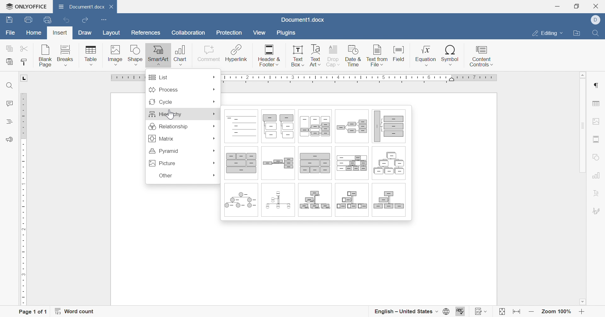 This screenshot has height=317, width=605. I want to click on Save, so click(9, 19).